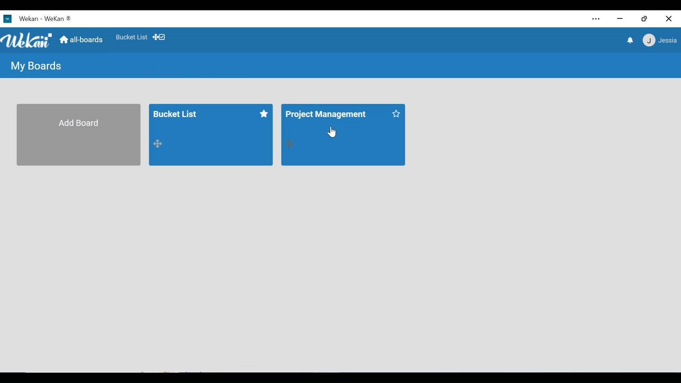 The height and width of the screenshot is (383, 681). I want to click on mark as favorite, so click(396, 113).